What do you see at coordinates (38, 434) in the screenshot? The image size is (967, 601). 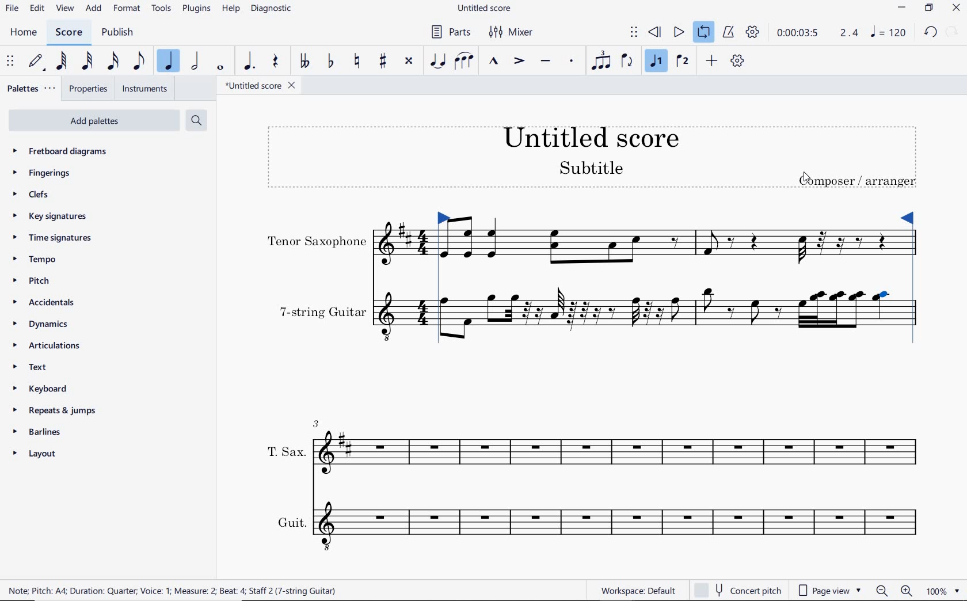 I see `BARLINES` at bounding box center [38, 434].